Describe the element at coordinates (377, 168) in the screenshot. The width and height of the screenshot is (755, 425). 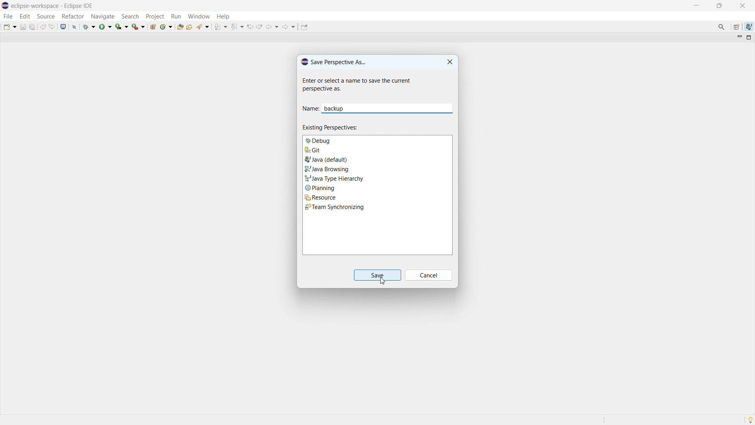
I see `Java browsing` at that location.